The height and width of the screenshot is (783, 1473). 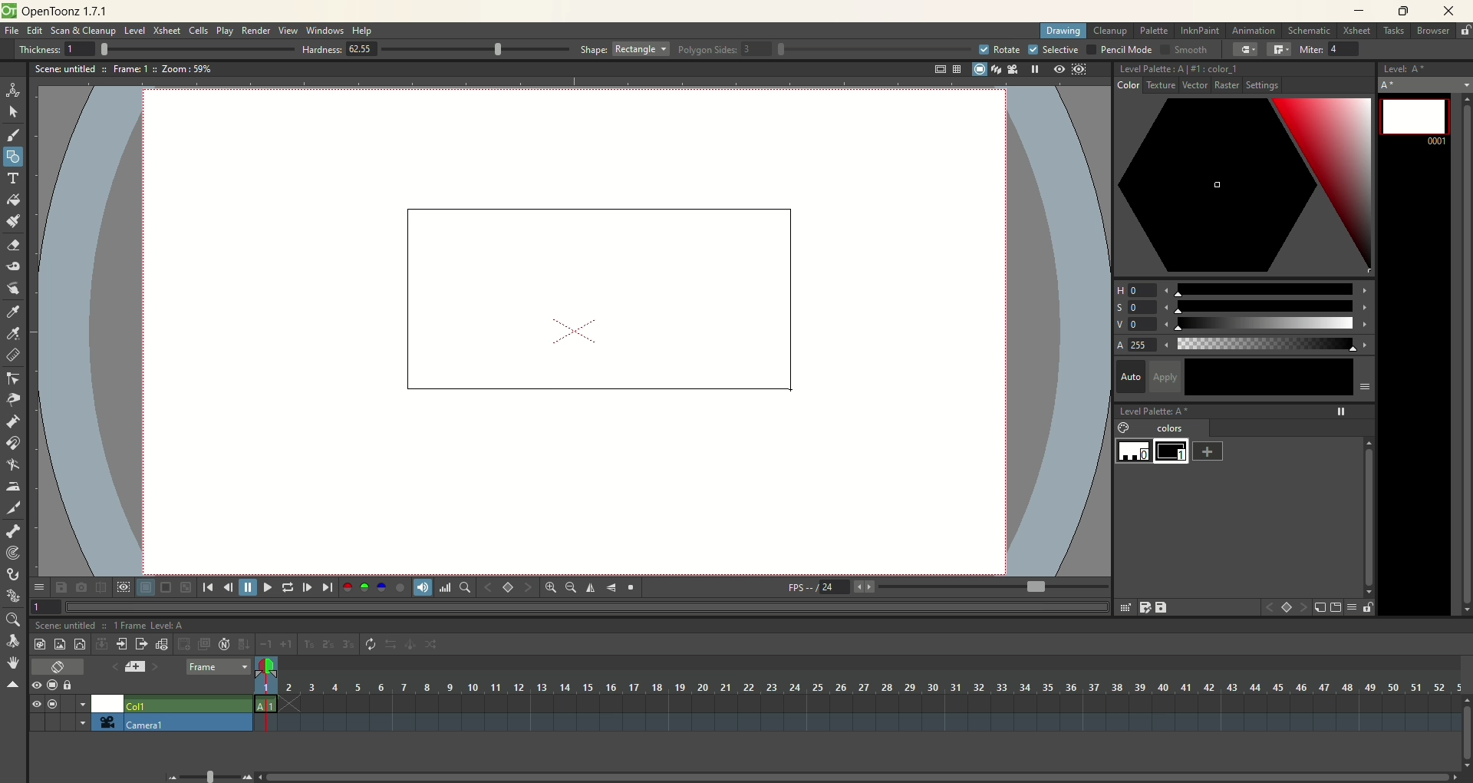 What do you see at coordinates (12, 596) in the screenshot?
I see `plastic` at bounding box center [12, 596].